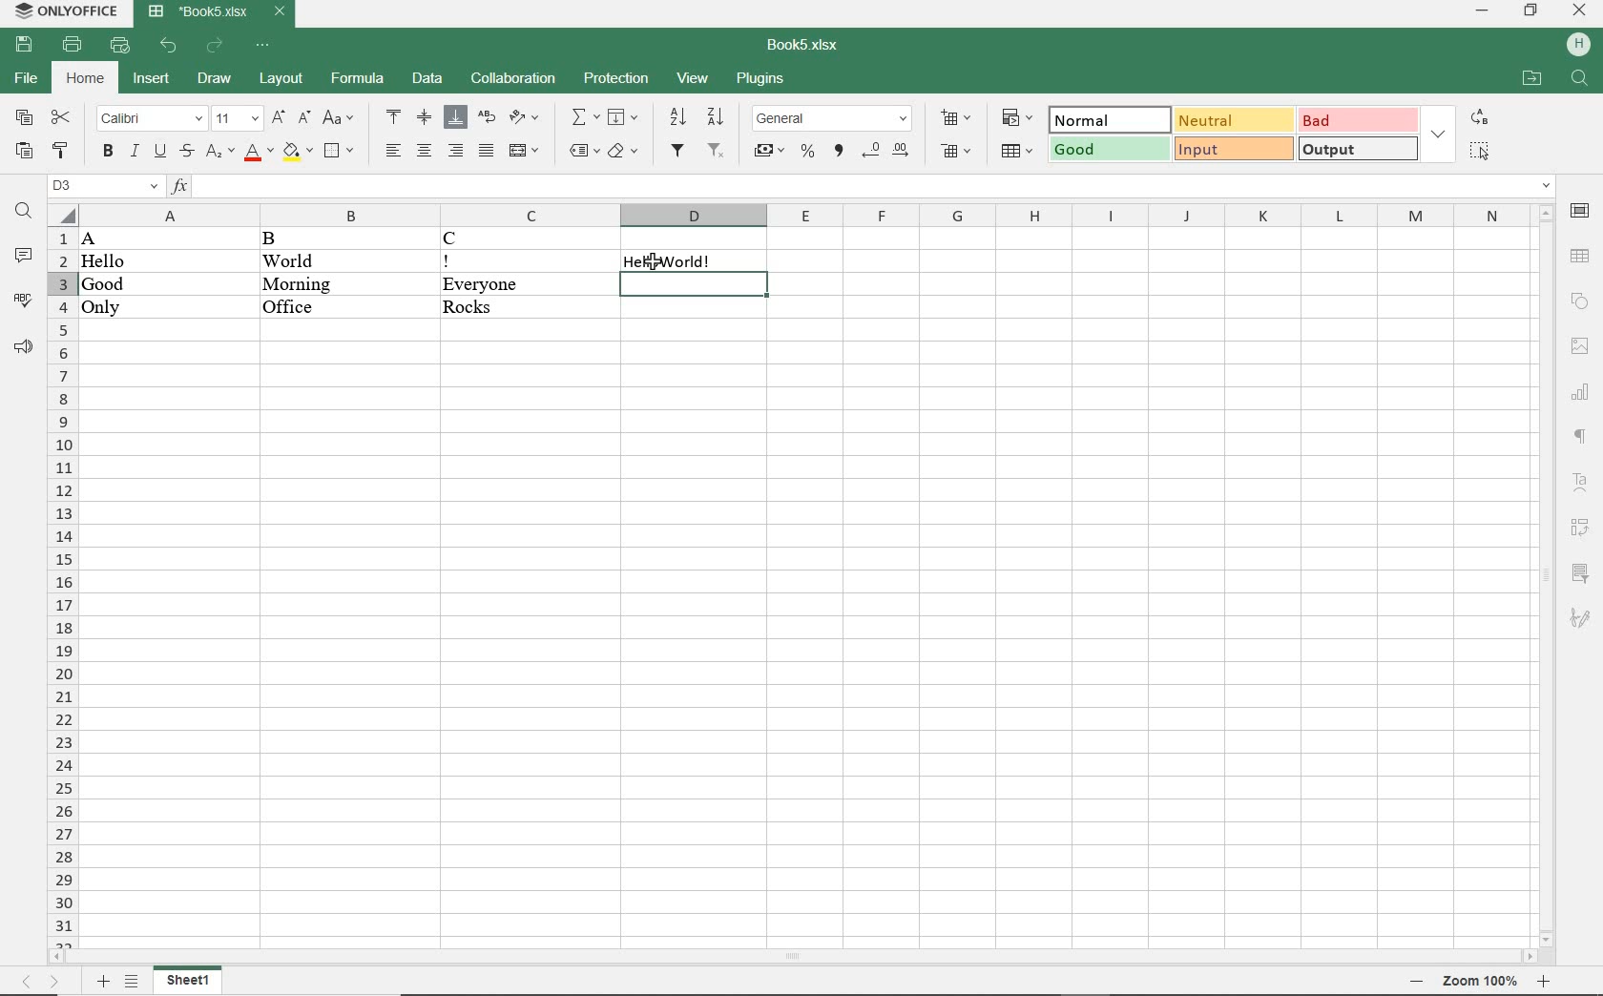 The width and height of the screenshot is (1603, 996). Describe the element at coordinates (1106, 148) in the screenshot. I see `GOOD` at that location.